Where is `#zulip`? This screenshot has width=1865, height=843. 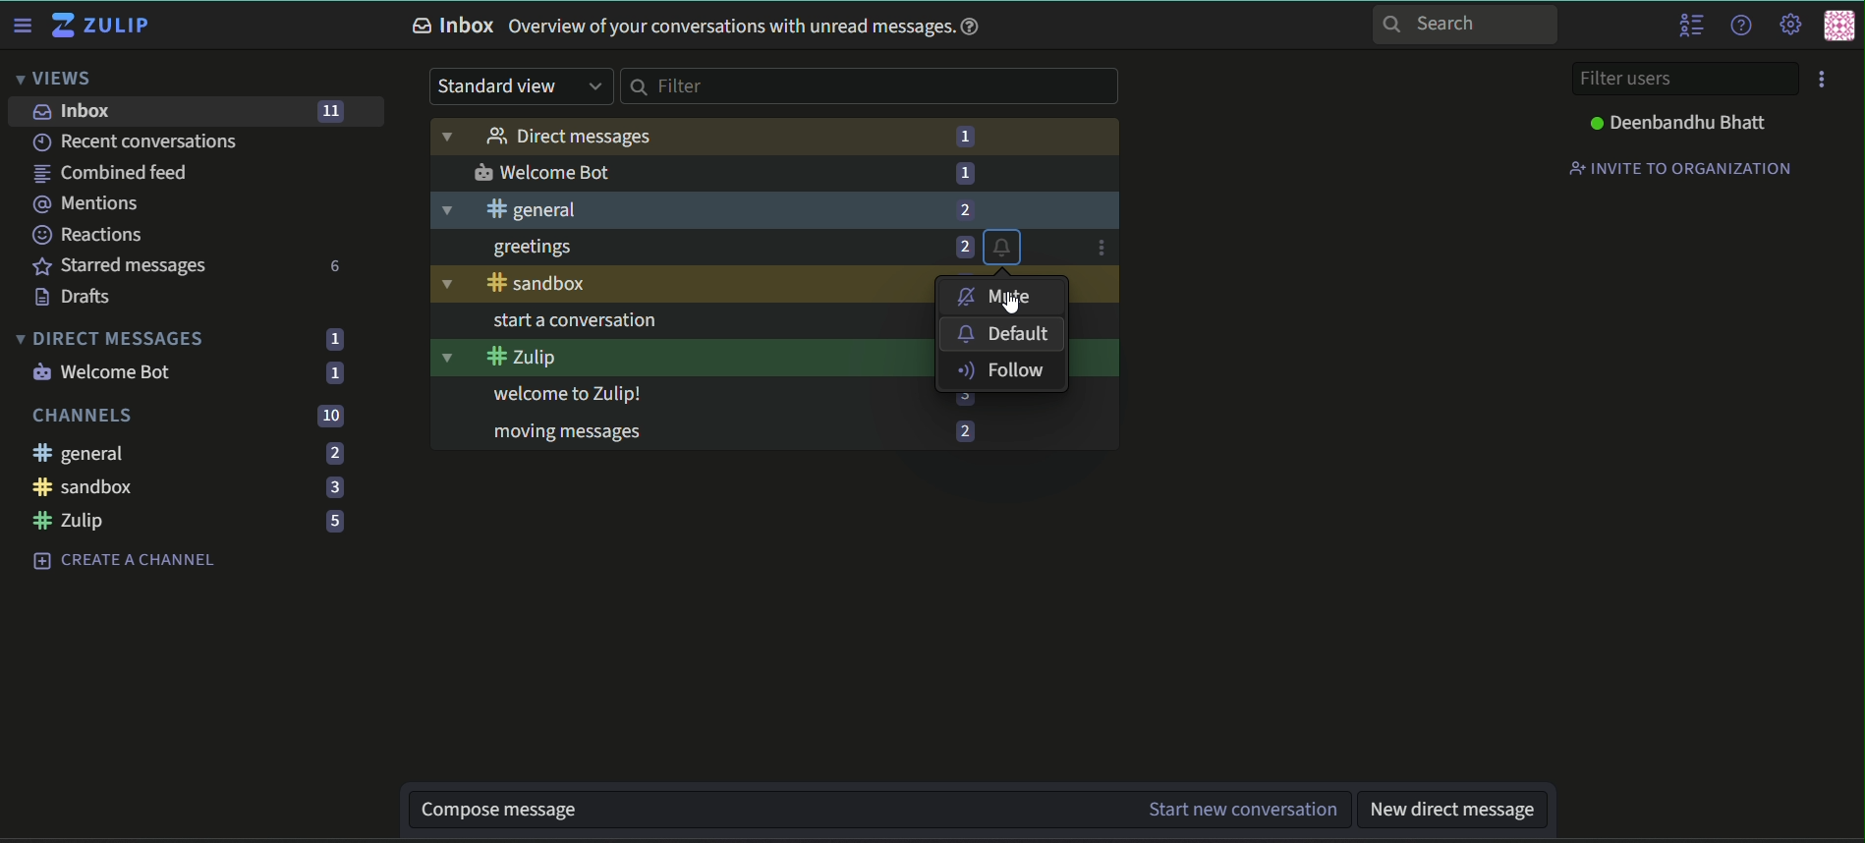 #zulip is located at coordinates (680, 357).